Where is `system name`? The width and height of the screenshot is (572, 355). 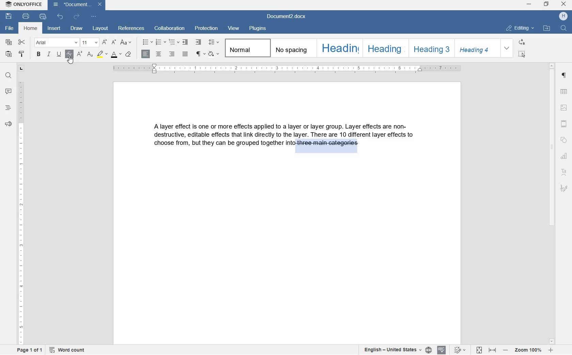 system name is located at coordinates (23, 4).